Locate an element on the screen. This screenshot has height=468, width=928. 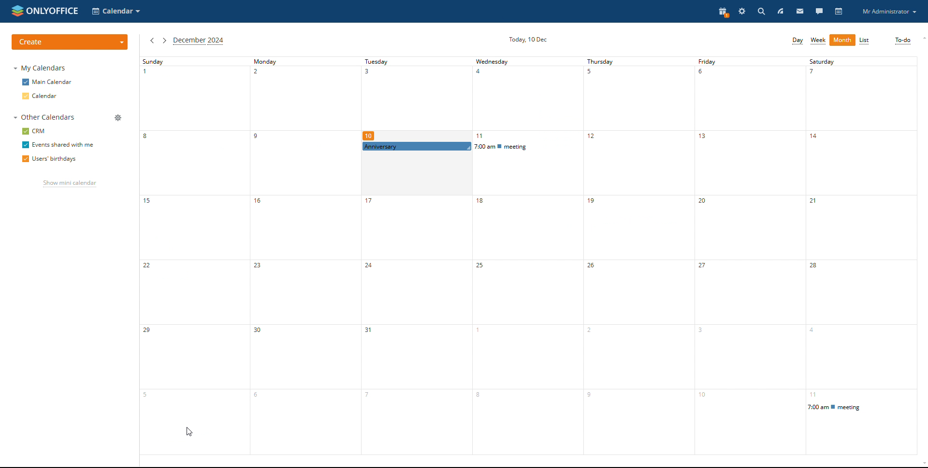
mail is located at coordinates (800, 12).